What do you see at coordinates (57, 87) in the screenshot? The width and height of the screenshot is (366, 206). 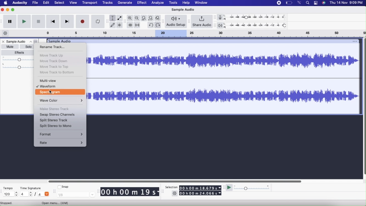 I see `Waveform` at bounding box center [57, 87].